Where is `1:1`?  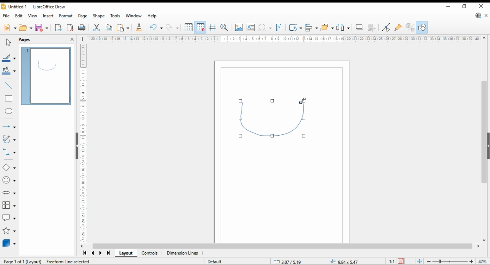 1:1 is located at coordinates (391, 261).